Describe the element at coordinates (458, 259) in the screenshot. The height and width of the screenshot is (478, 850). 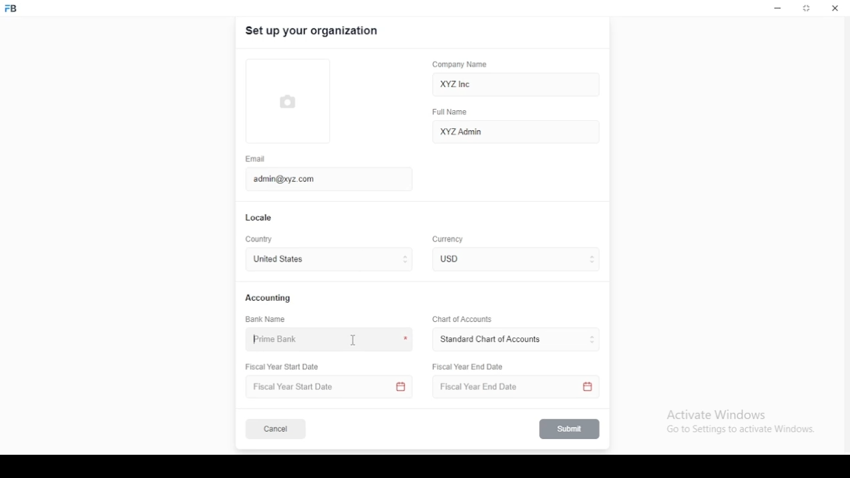
I see `currency` at that location.